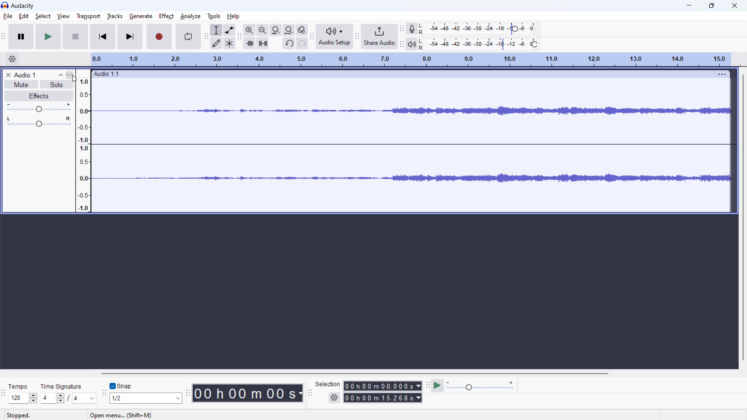 Image resolution: width=747 pixels, height=420 pixels. I want to click on zoom in, so click(249, 30).